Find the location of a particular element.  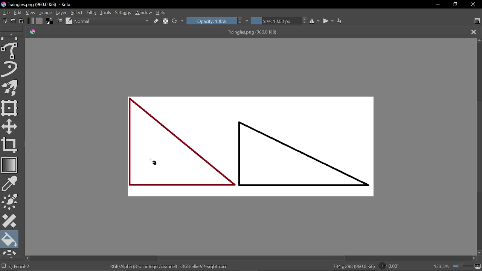

Restore down is located at coordinates (454, 4).